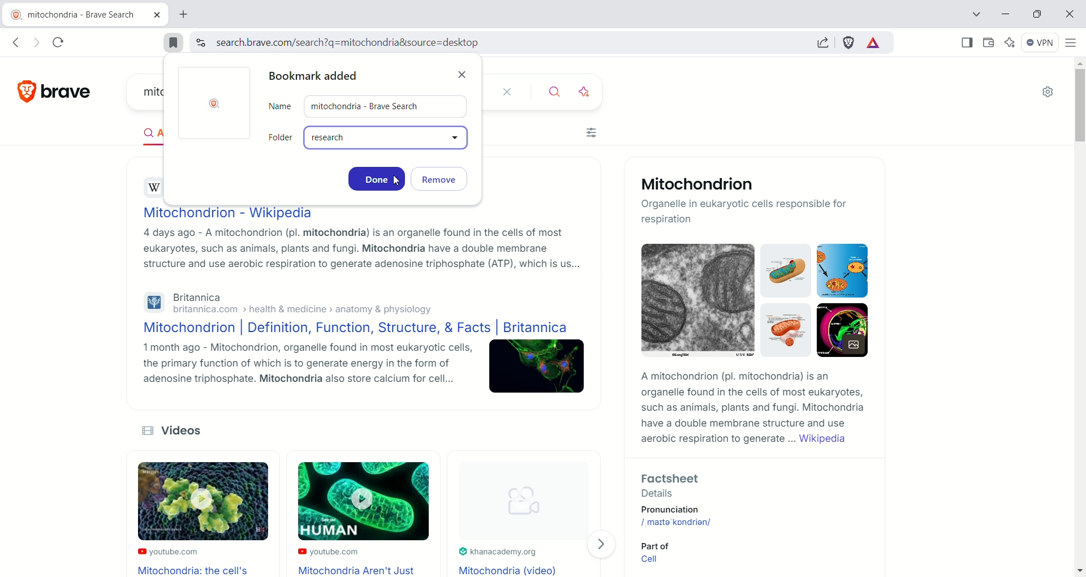 The width and height of the screenshot is (1086, 577). I want to click on reload, so click(59, 41).